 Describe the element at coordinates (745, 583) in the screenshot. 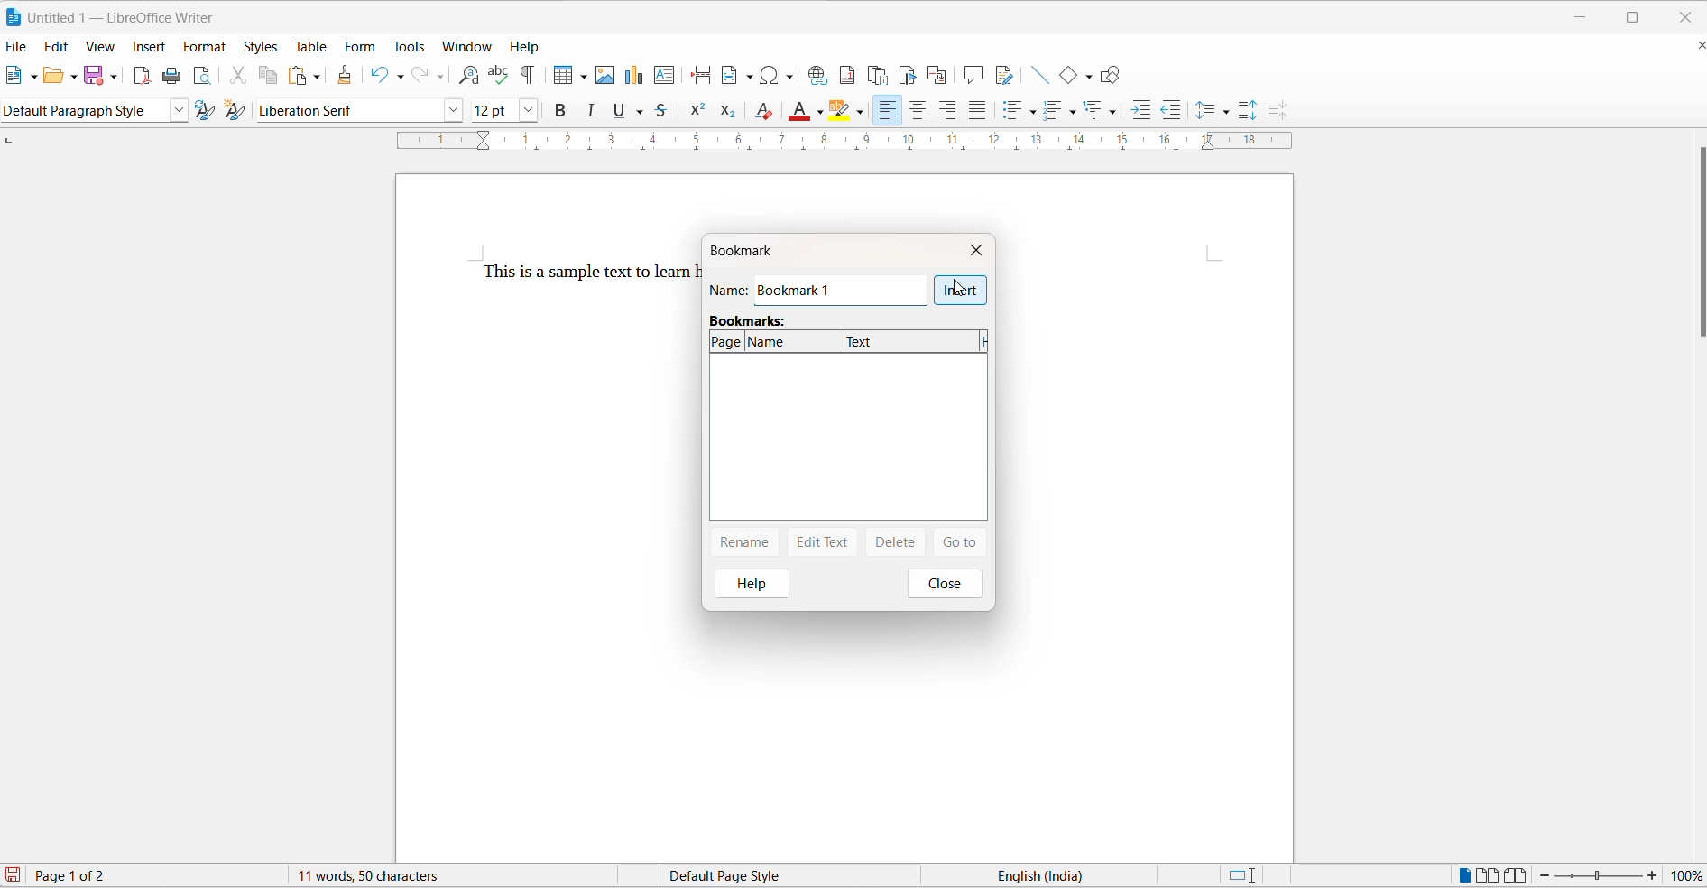

I see `hel` at that location.